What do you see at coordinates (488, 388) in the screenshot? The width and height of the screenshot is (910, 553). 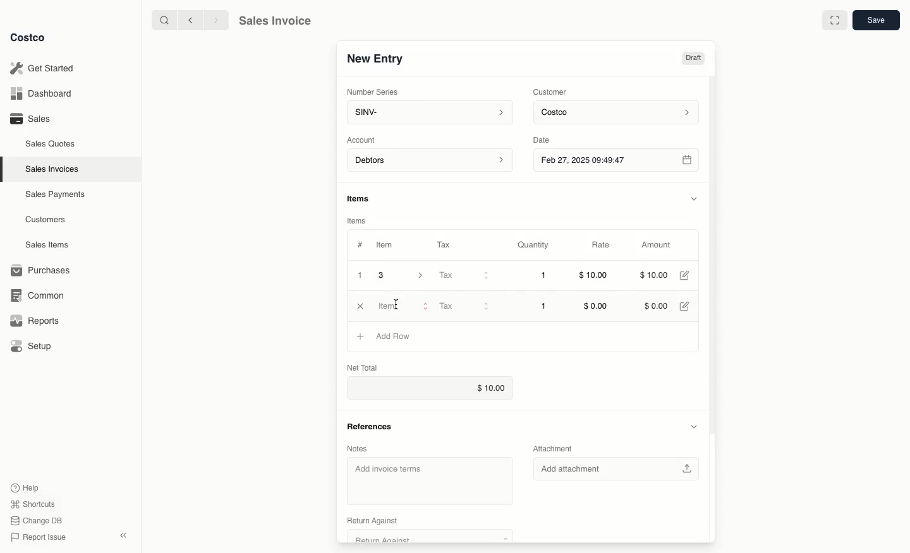 I see `$10.00` at bounding box center [488, 388].